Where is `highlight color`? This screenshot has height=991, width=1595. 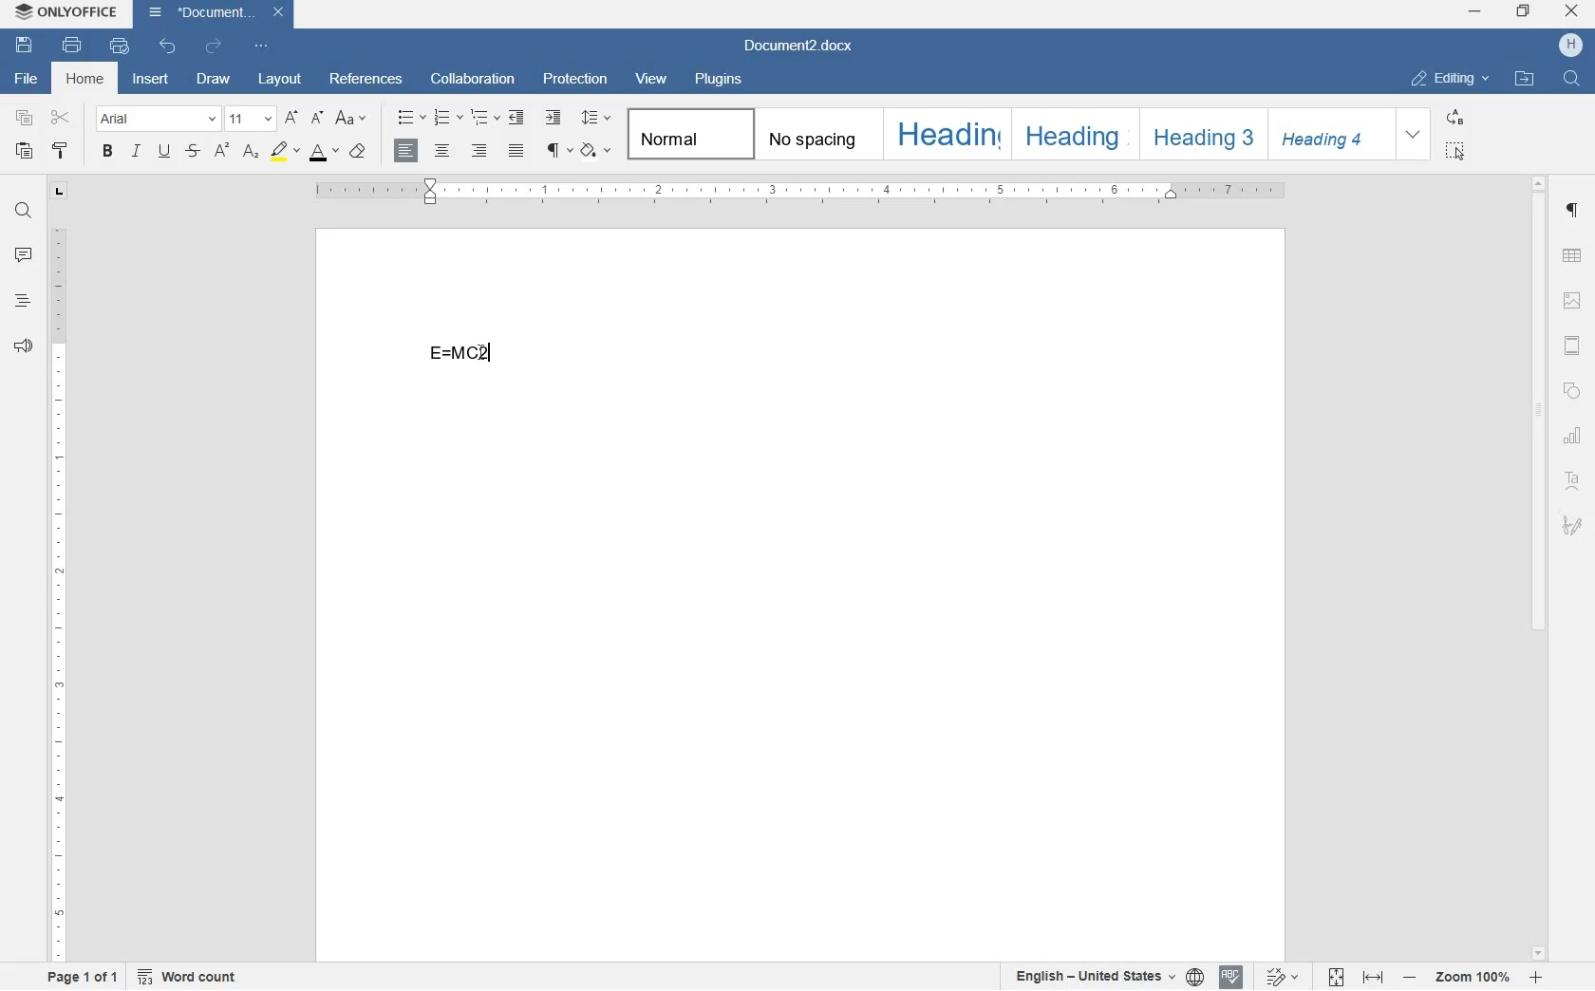
highlight color is located at coordinates (284, 152).